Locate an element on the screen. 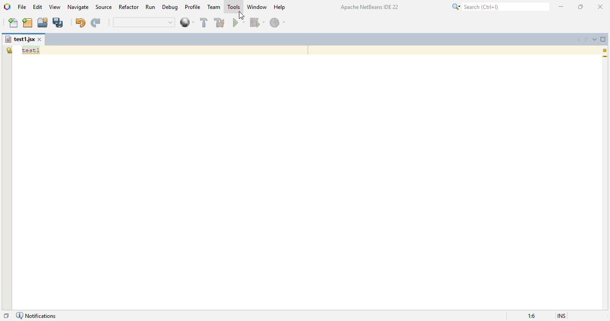 The width and height of the screenshot is (610, 321). minimize is located at coordinates (561, 6).